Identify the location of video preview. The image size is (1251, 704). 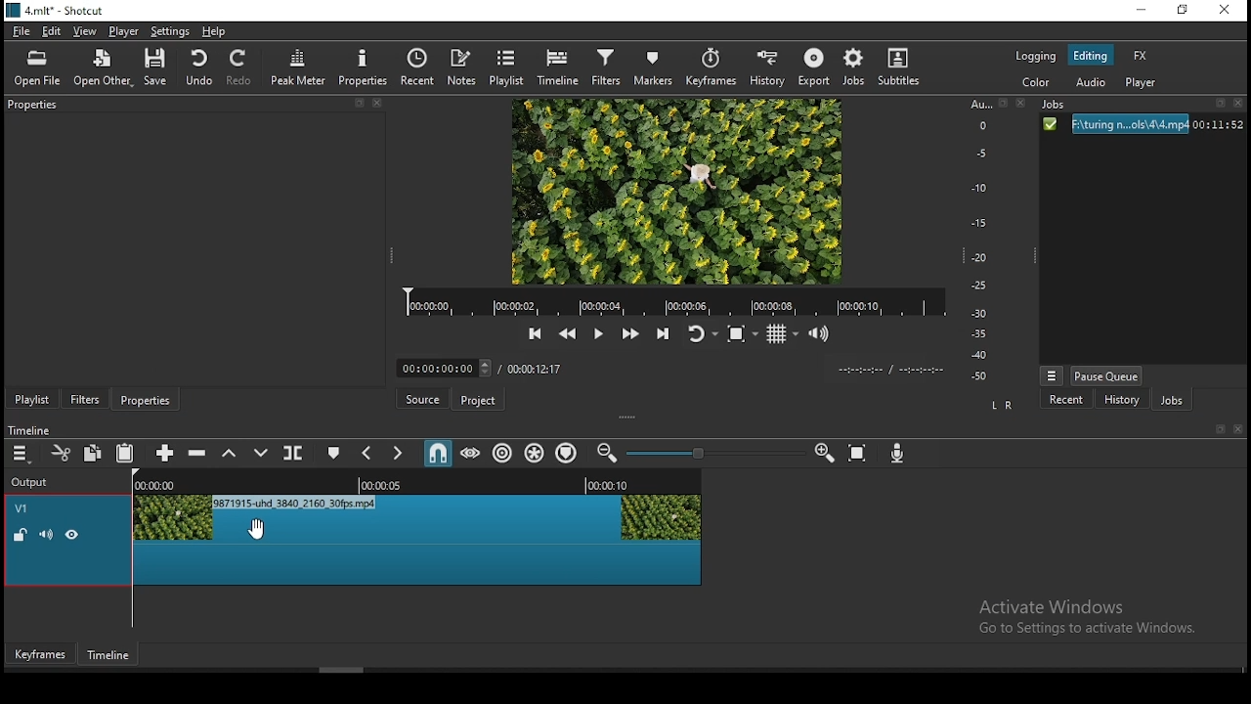
(674, 192).